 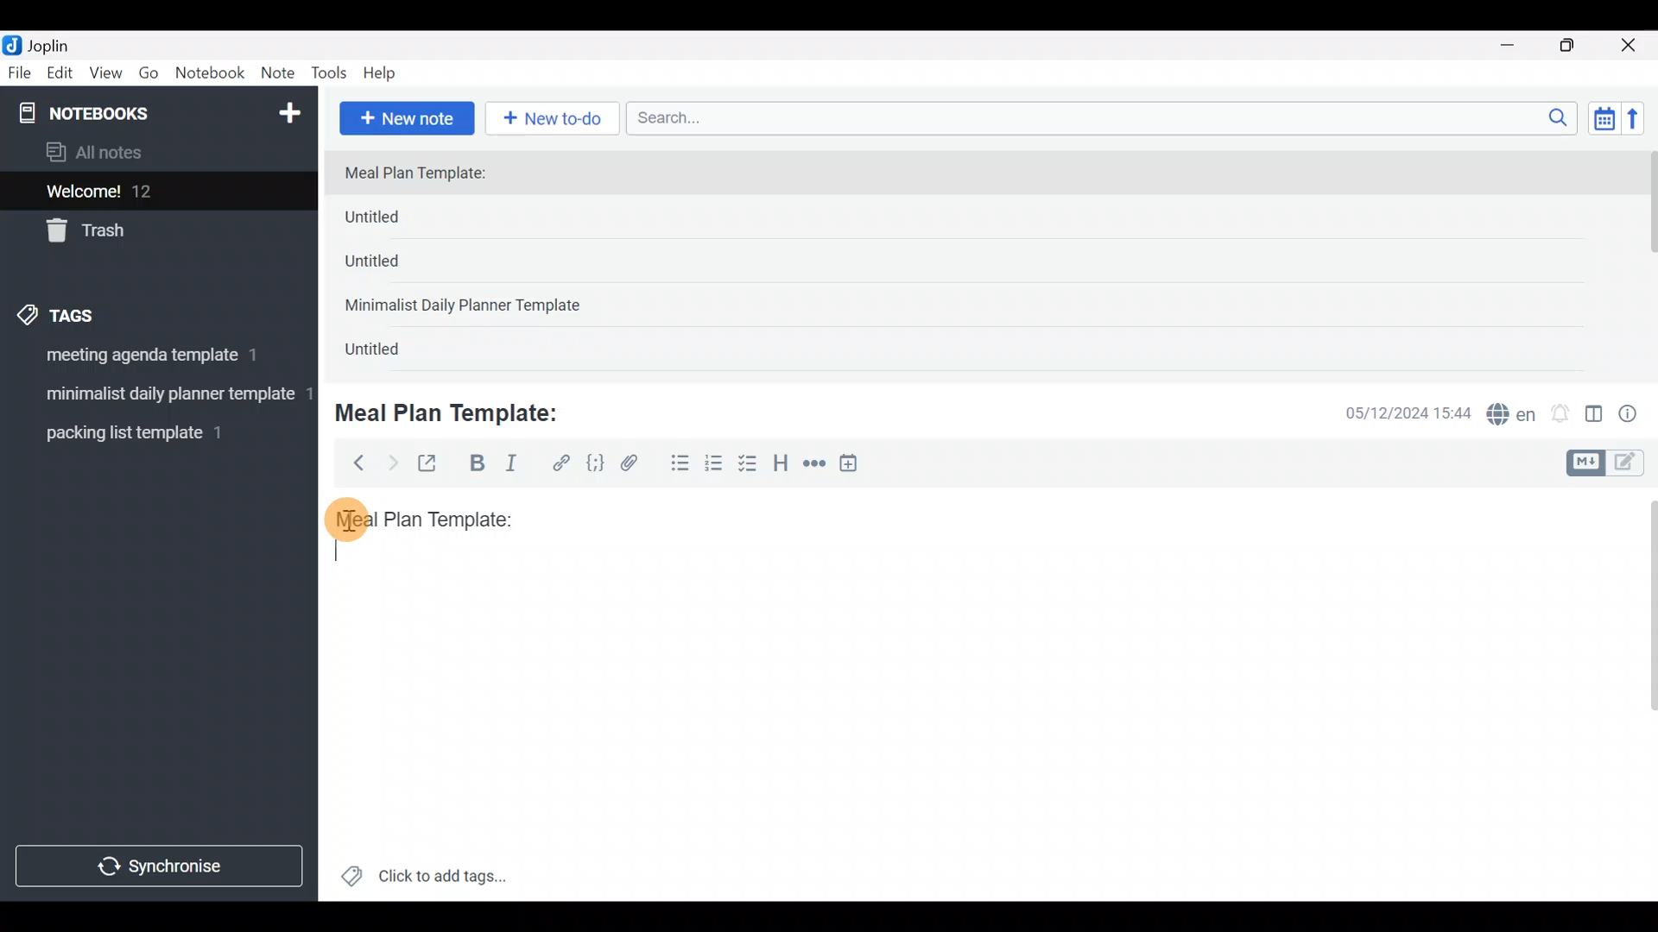 I want to click on Untitled, so click(x=392, y=353).